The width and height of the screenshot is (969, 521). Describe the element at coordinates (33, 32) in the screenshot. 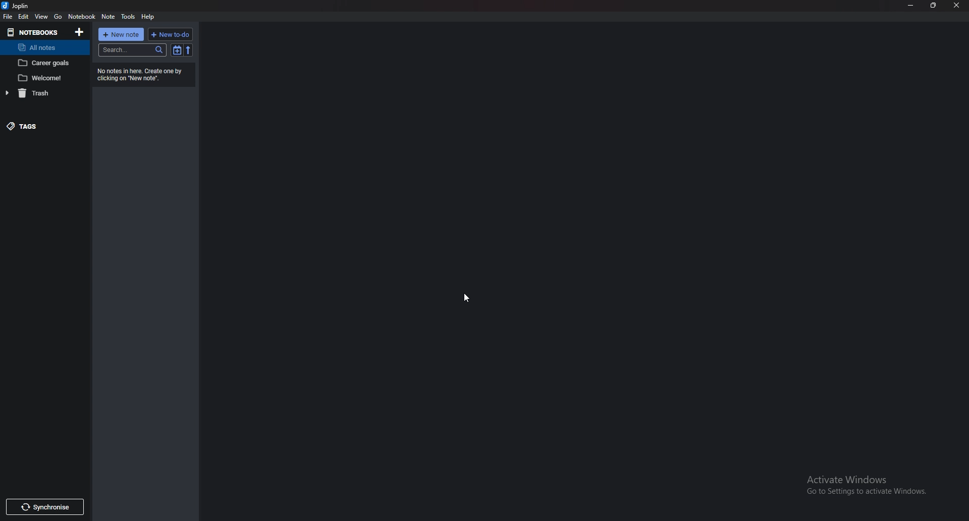

I see `notebooks` at that location.